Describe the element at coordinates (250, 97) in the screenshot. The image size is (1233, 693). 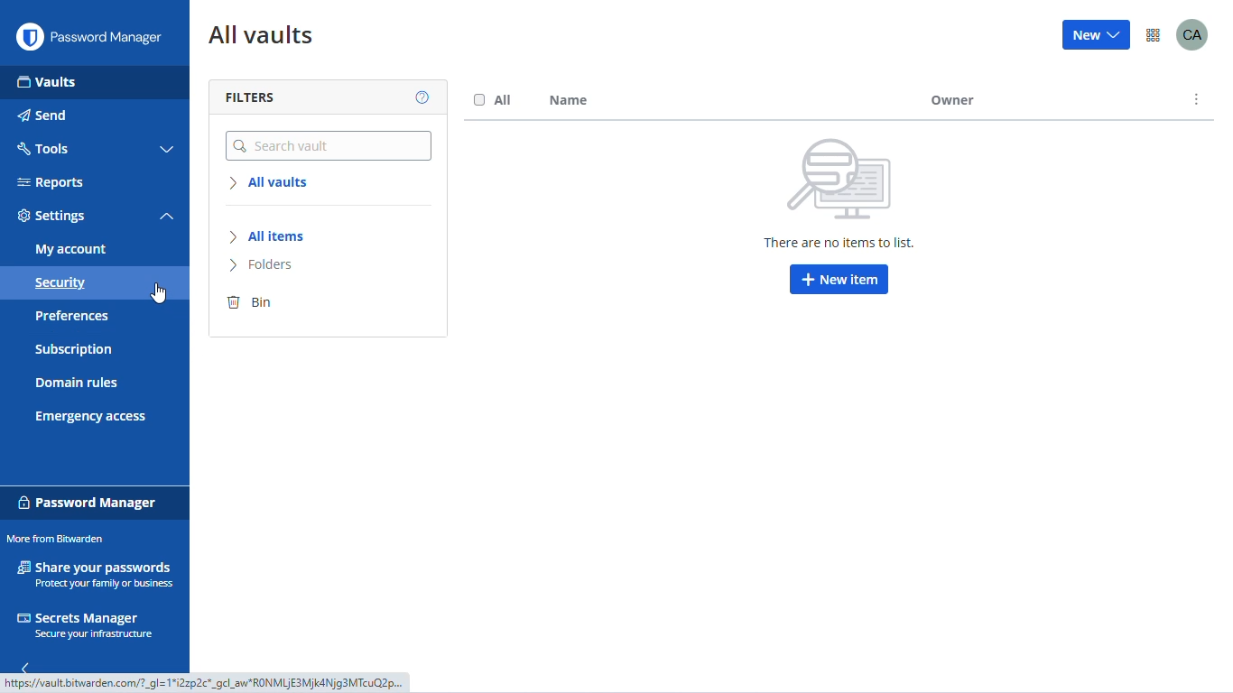
I see `filters` at that location.